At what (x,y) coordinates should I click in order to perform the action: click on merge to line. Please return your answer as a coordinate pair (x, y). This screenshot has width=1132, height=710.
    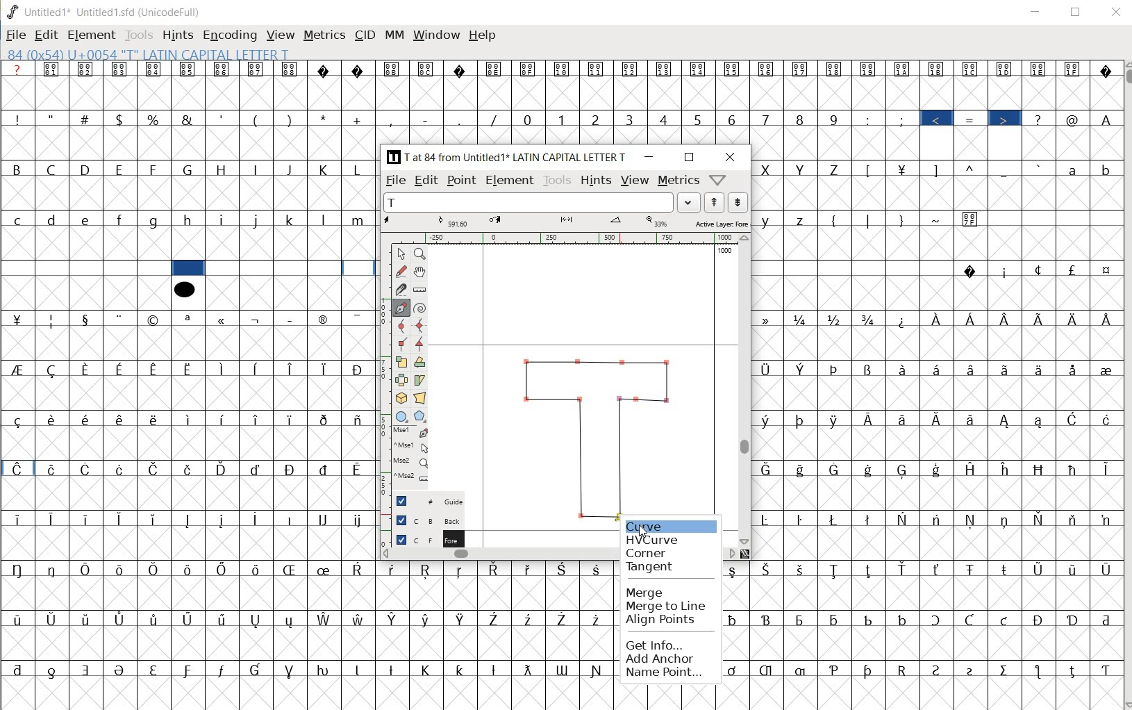
    Looking at the image, I should click on (667, 606).